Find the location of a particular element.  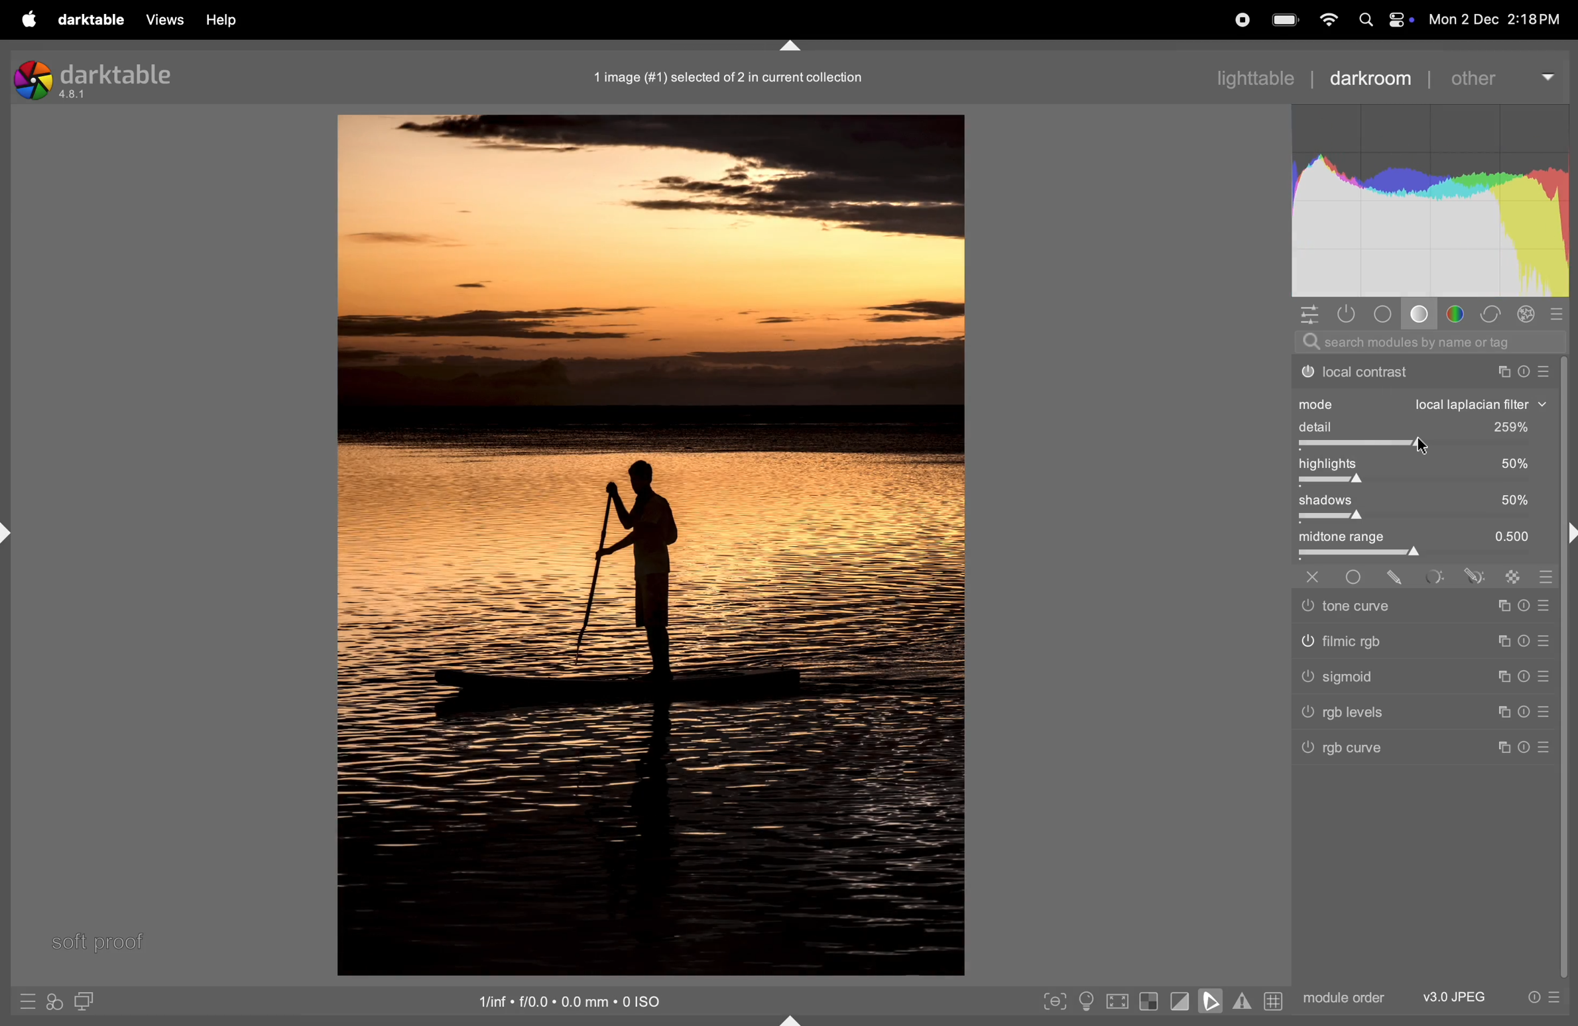

soft proof is located at coordinates (101, 941).